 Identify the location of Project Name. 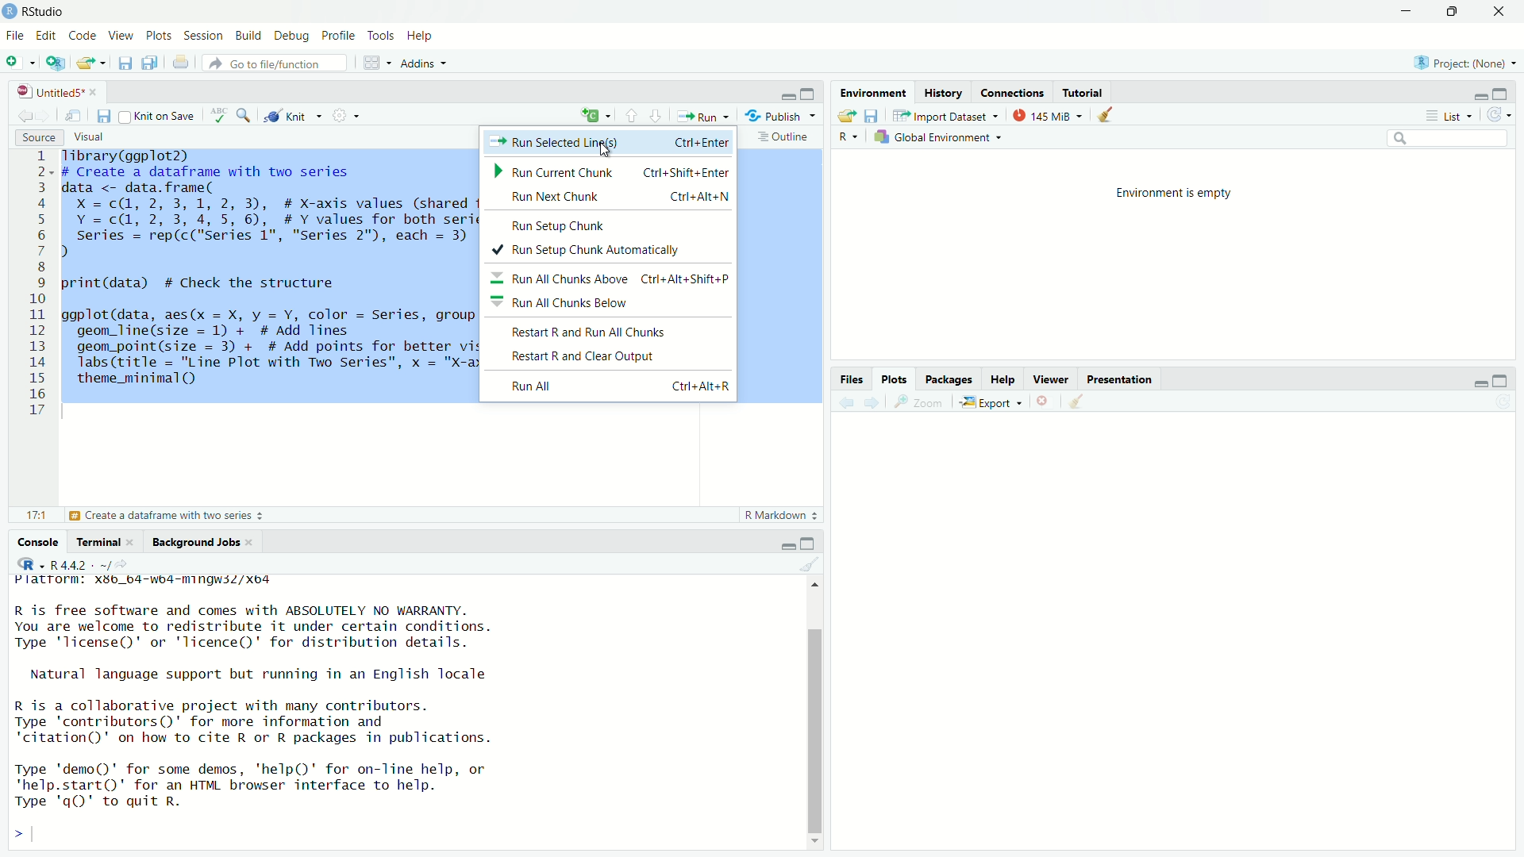
(1464, 65).